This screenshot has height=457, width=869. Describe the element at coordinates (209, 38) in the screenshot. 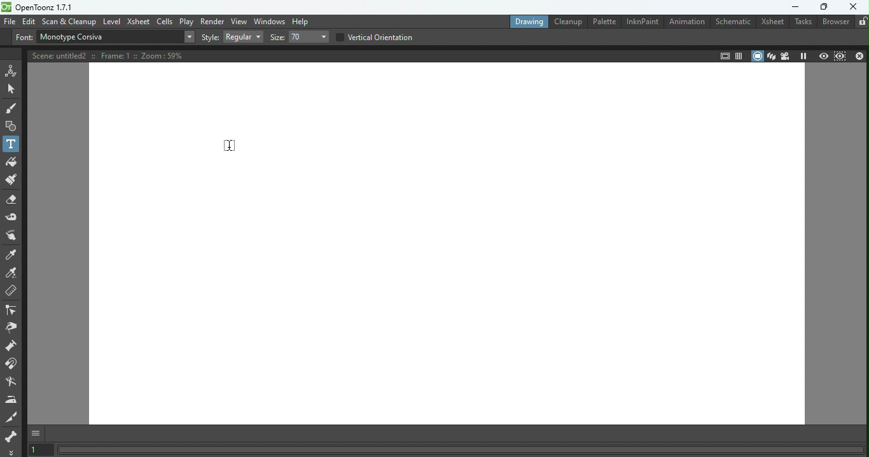

I see `Style` at that location.